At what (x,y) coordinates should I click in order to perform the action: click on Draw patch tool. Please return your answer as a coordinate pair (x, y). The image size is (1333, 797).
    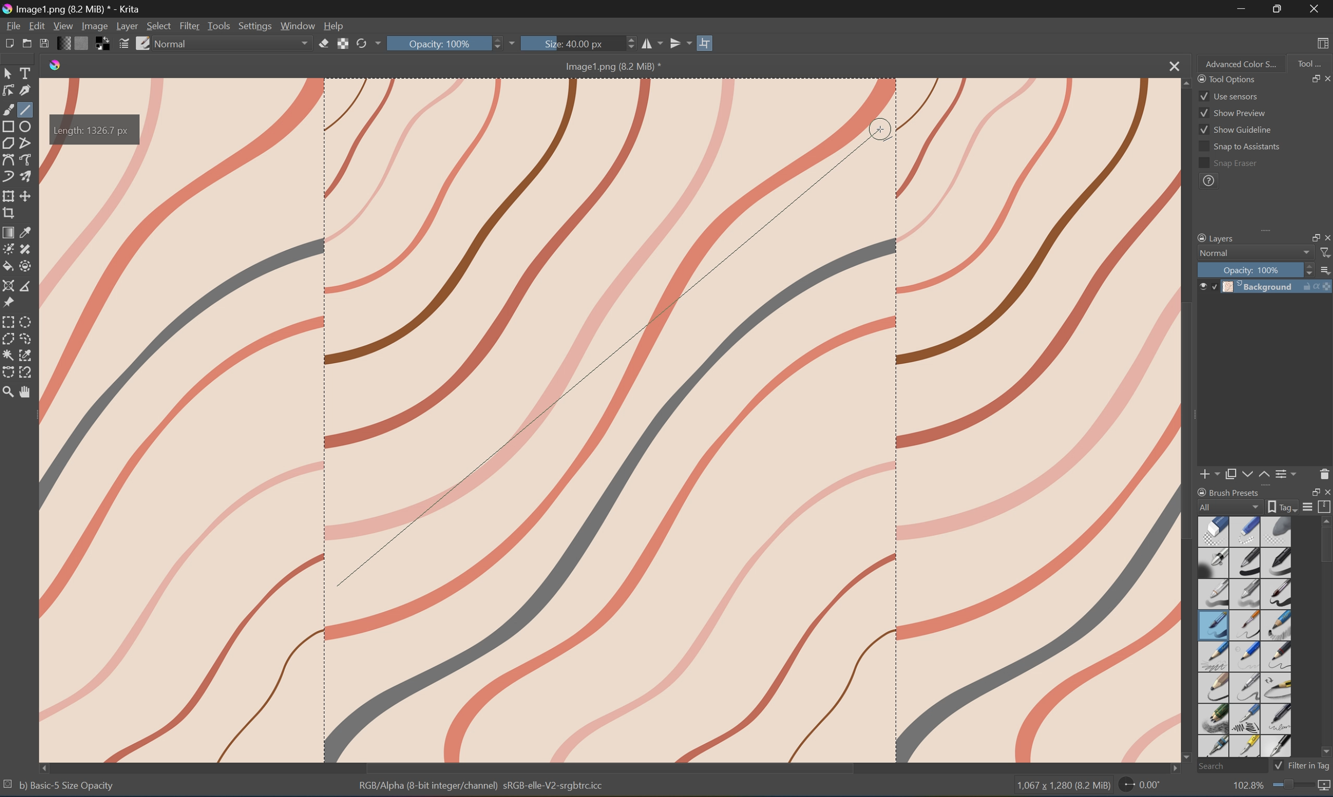
    Looking at the image, I should click on (24, 249).